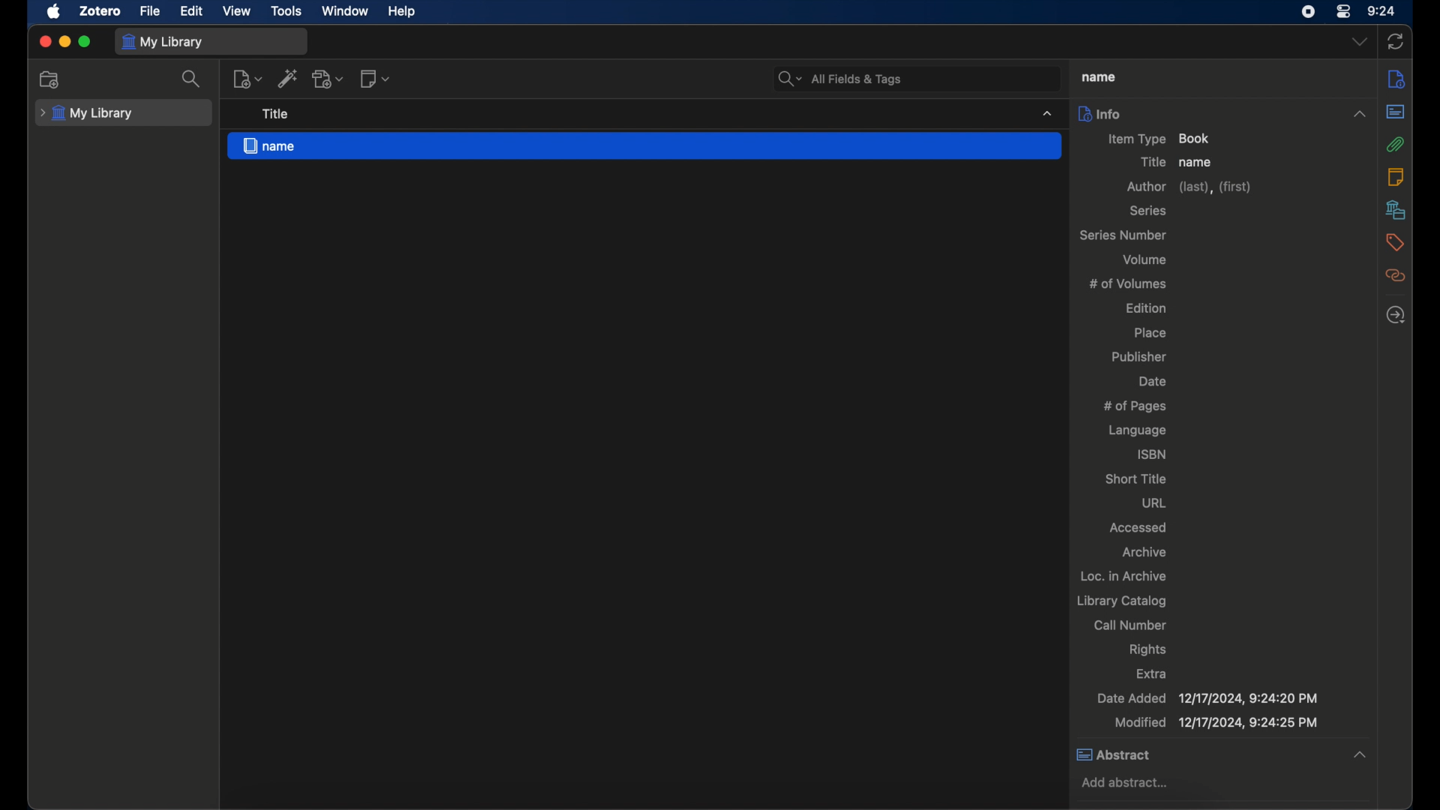 The height and width of the screenshot is (810, 1440). Describe the element at coordinates (285, 113) in the screenshot. I see `tooltip` at that location.